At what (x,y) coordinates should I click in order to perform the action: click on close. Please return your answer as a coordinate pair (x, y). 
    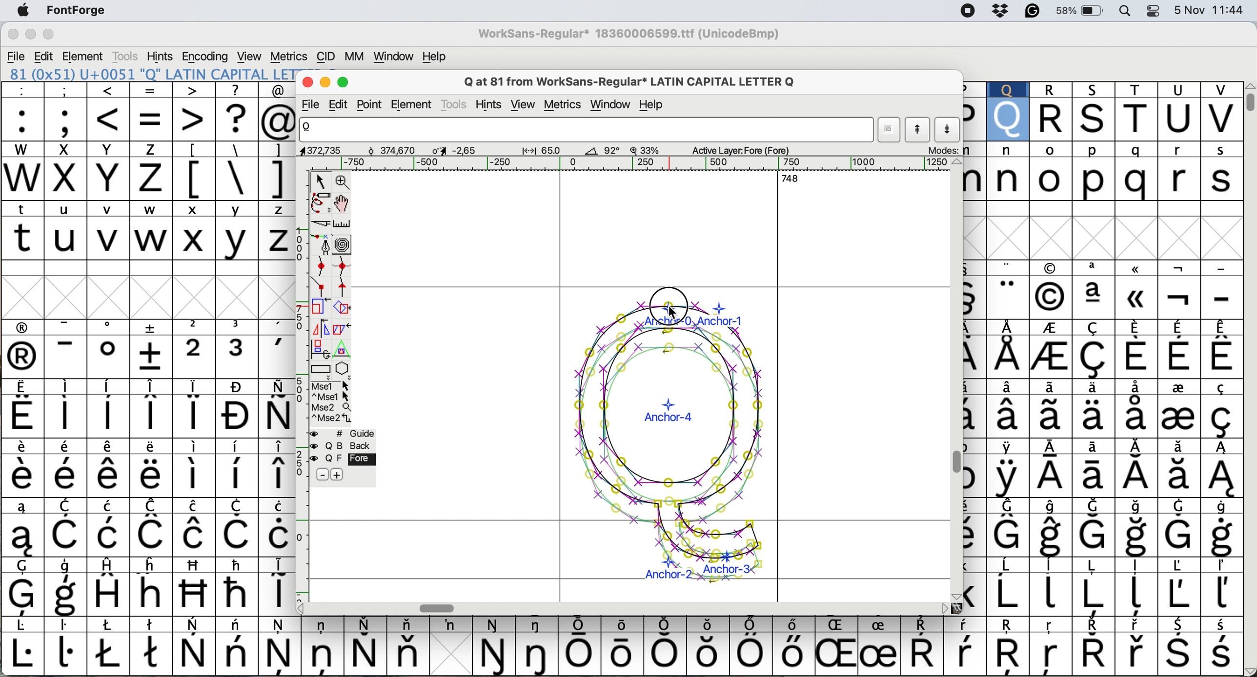
    Looking at the image, I should click on (13, 34).